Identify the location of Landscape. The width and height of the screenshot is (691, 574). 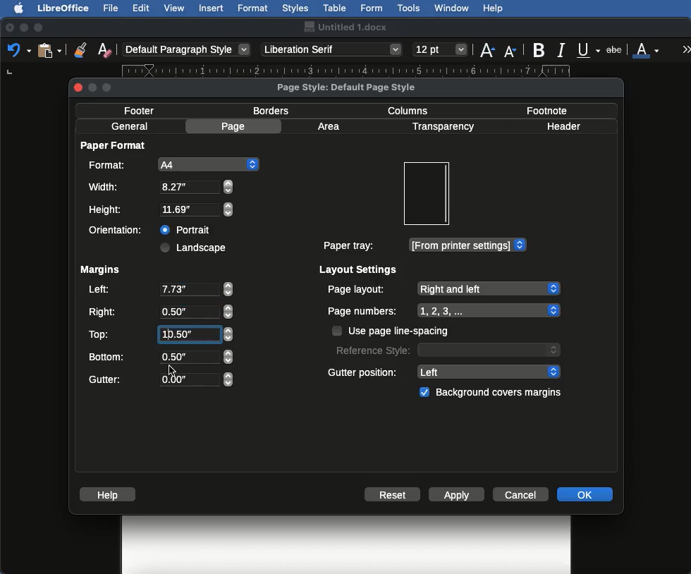
(195, 248).